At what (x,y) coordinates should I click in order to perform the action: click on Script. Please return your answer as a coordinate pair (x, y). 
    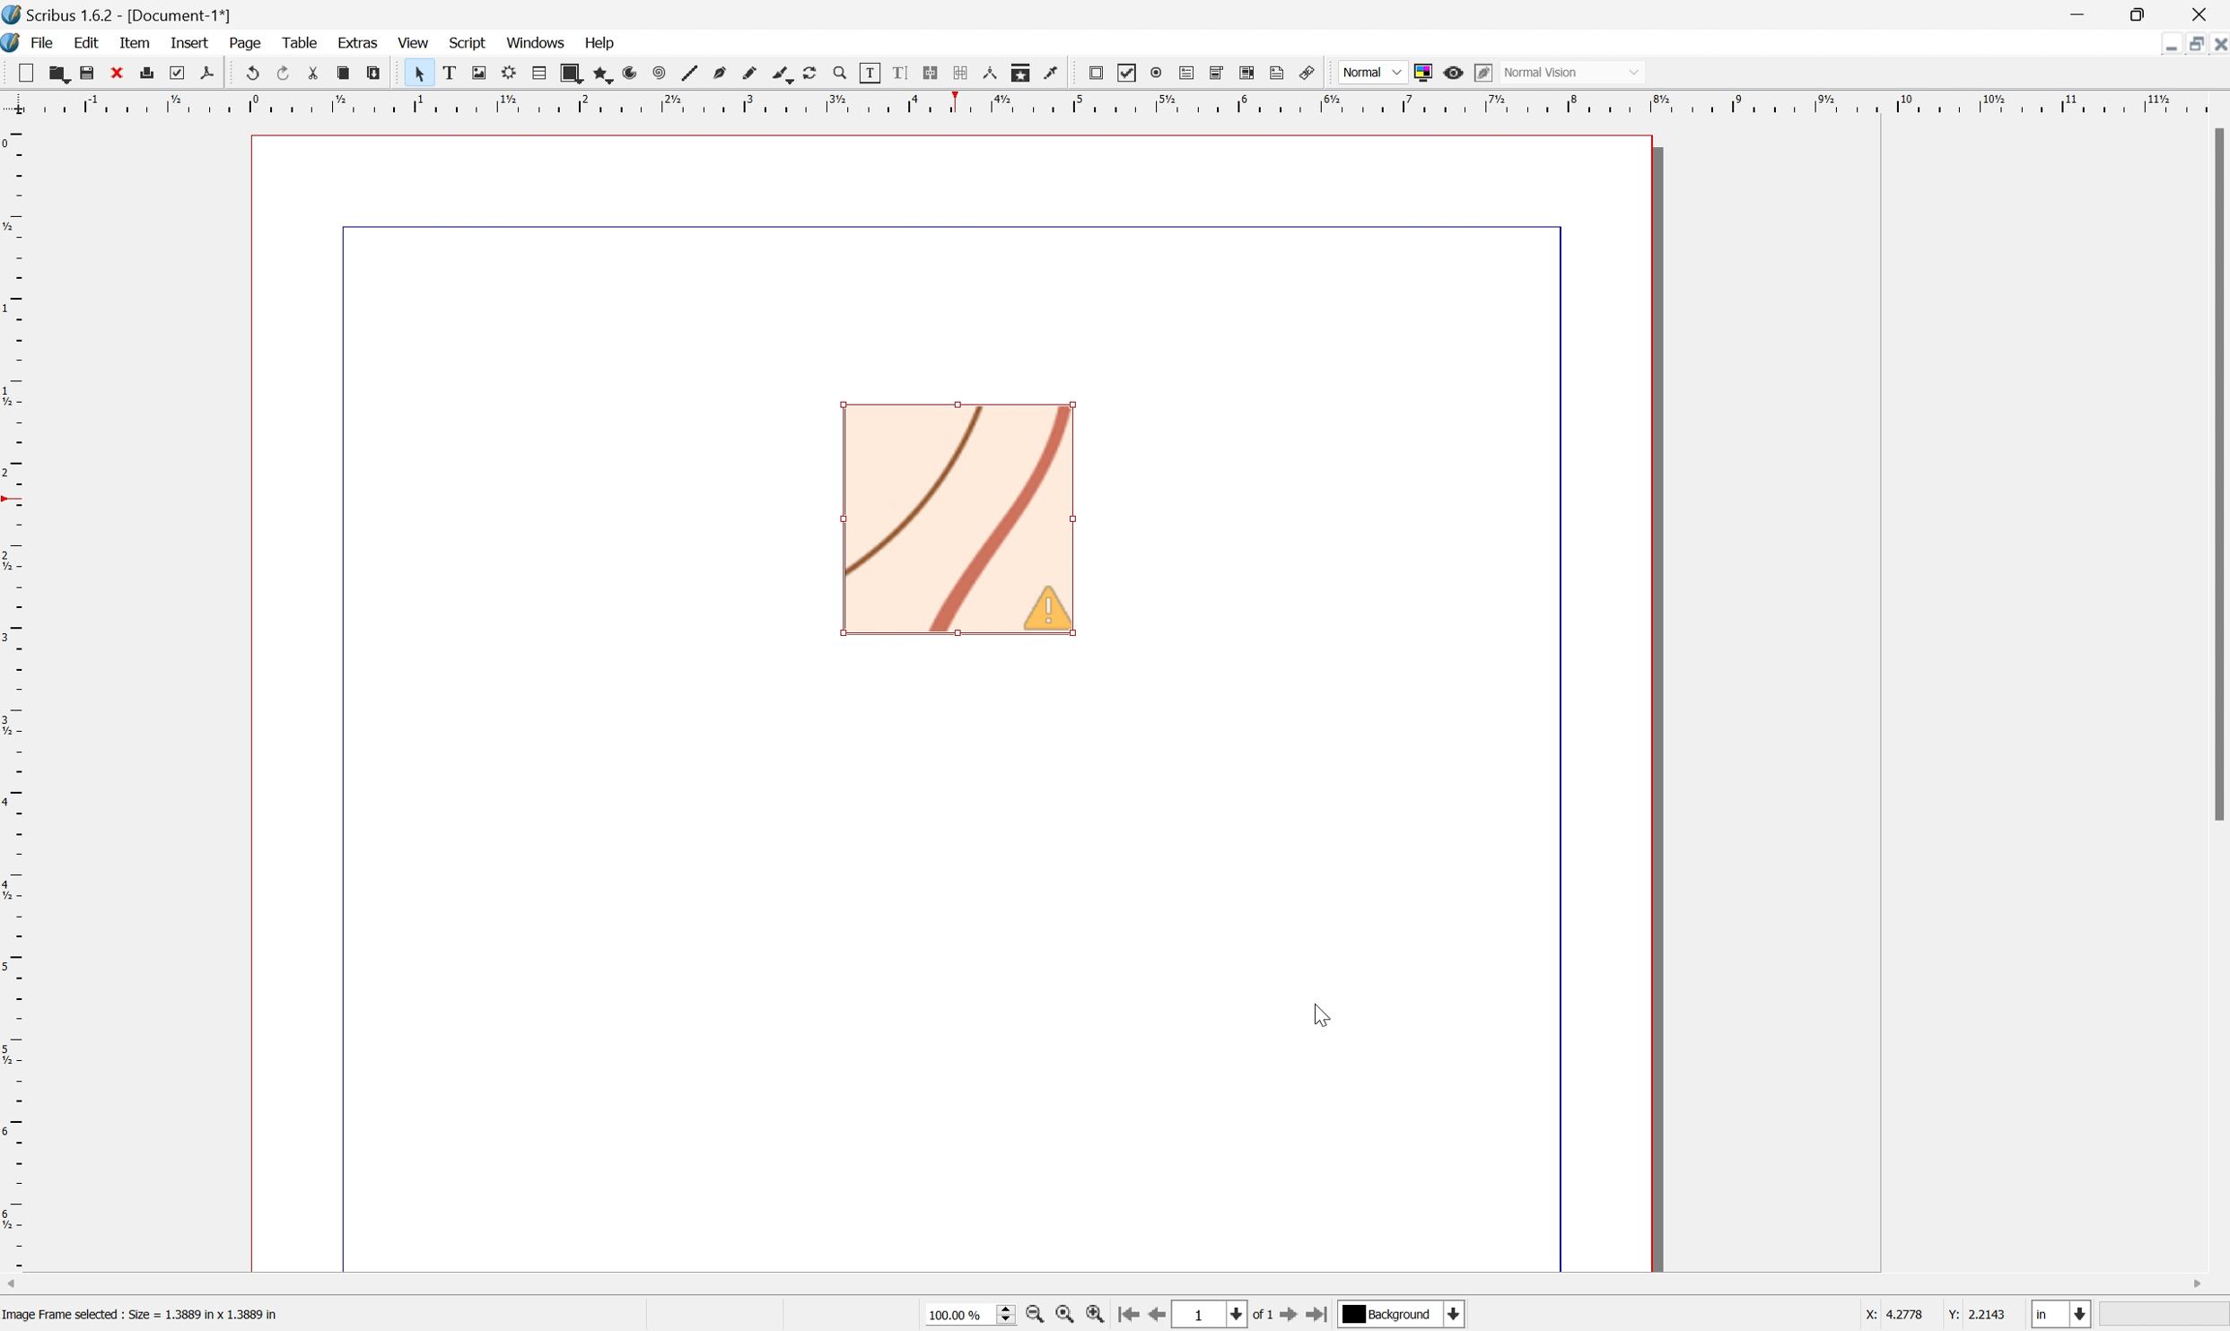
    Looking at the image, I should click on (468, 44).